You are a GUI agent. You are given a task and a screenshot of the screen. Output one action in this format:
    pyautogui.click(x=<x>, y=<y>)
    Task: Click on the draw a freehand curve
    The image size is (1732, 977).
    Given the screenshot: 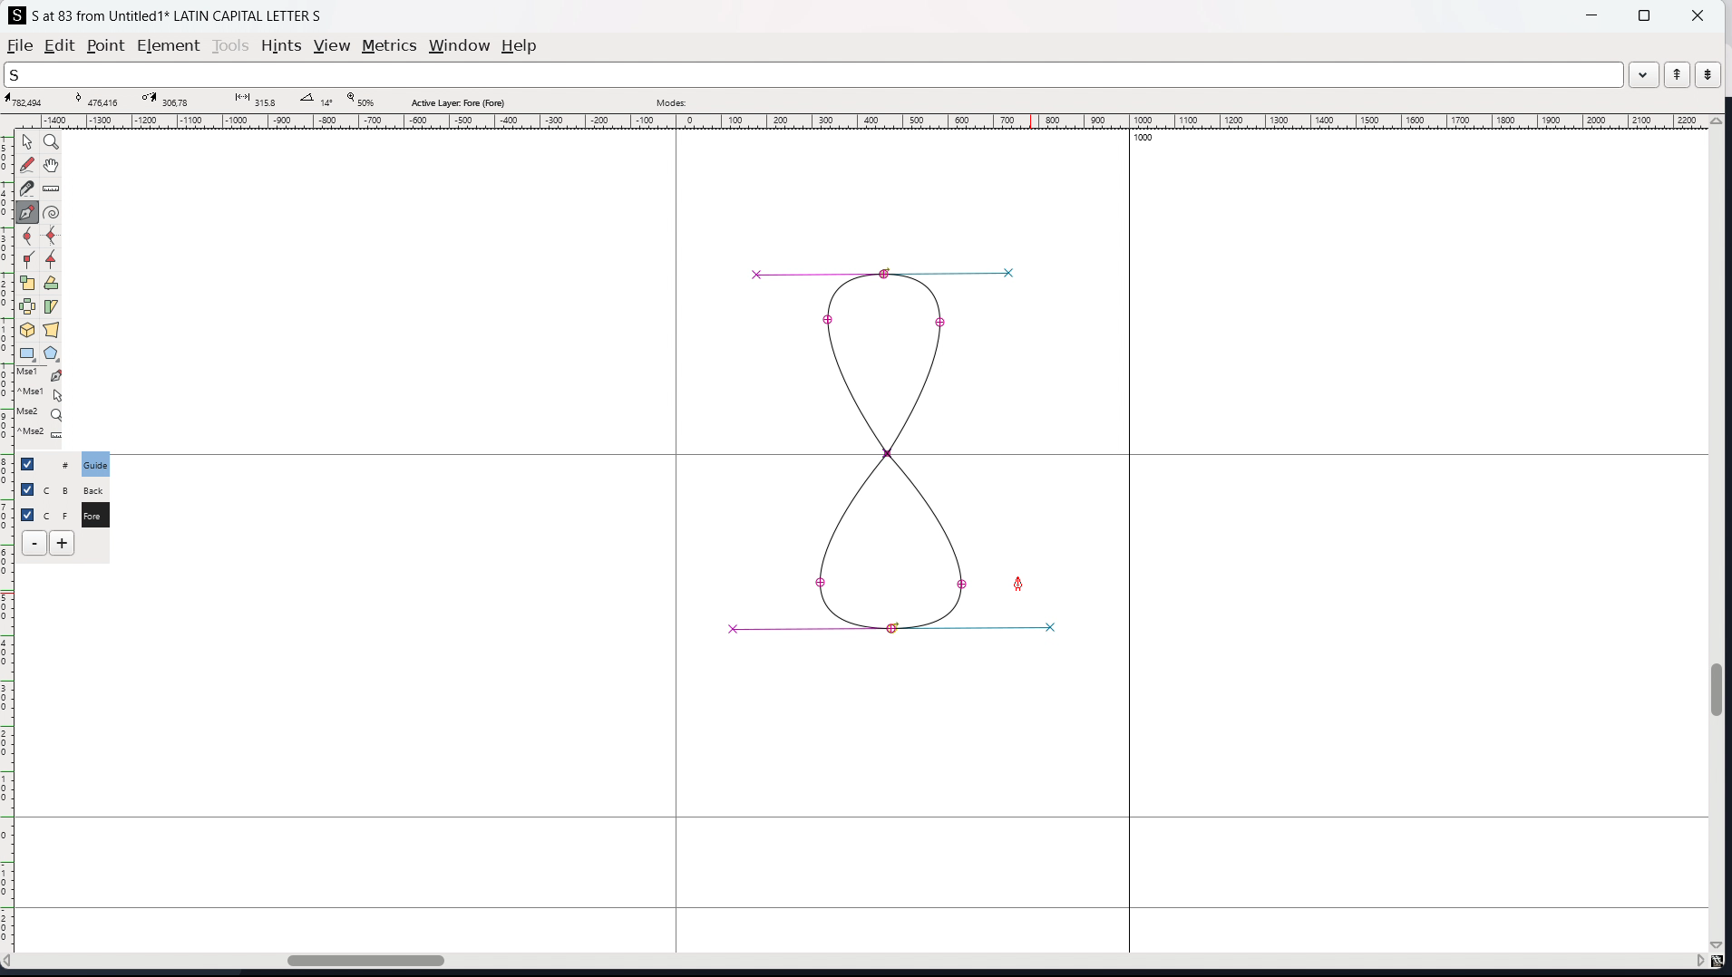 What is the action you would take?
    pyautogui.click(x=27, y=165)
    